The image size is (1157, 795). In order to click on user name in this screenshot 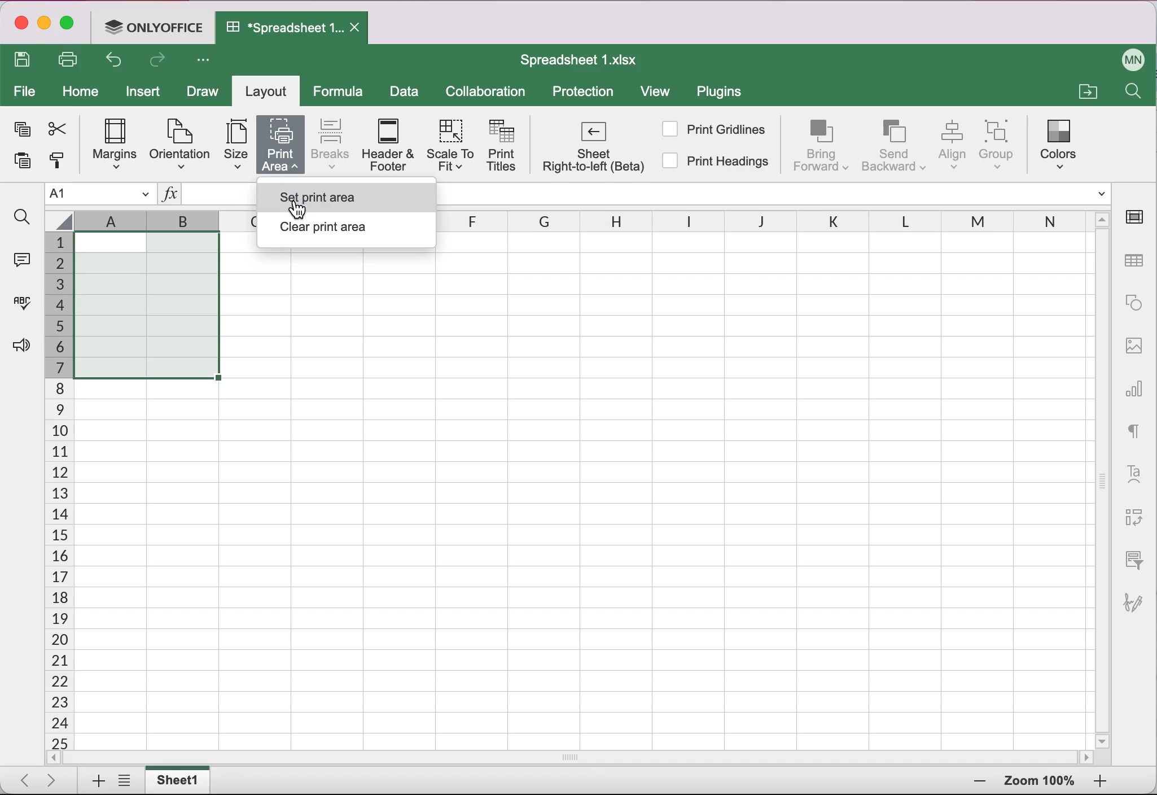, I will do `click(1134, 58)`.